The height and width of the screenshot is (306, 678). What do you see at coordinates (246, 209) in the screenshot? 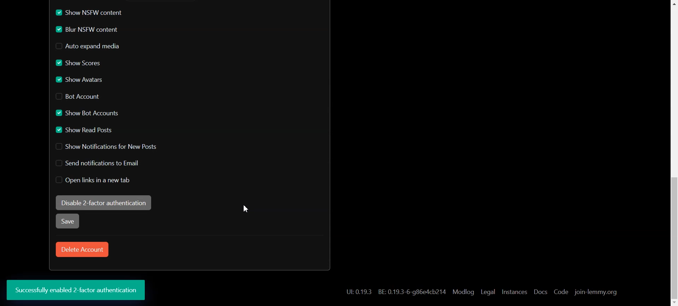
I see `Cursor` at bounding box center [246, 209].